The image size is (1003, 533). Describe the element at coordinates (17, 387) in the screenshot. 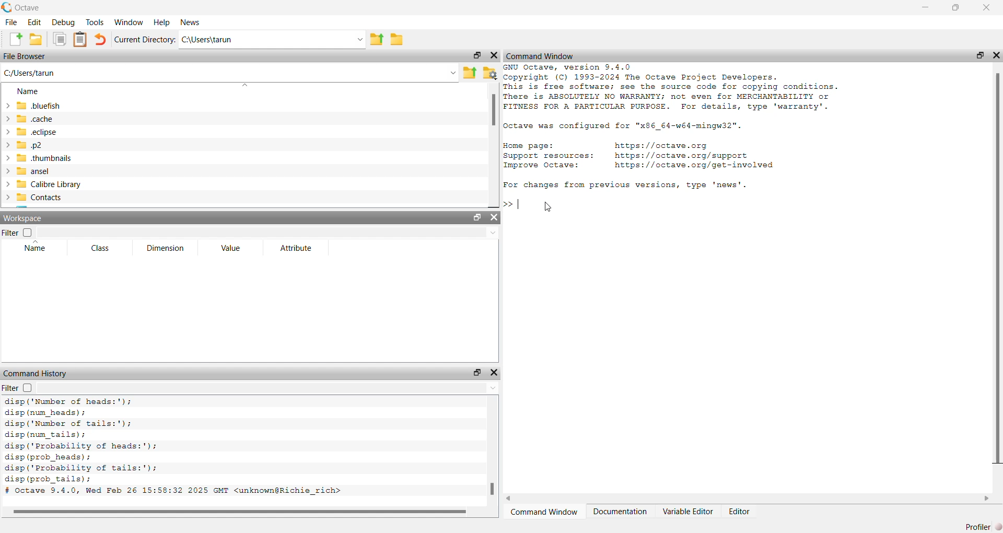

I see `Filter` at that location.